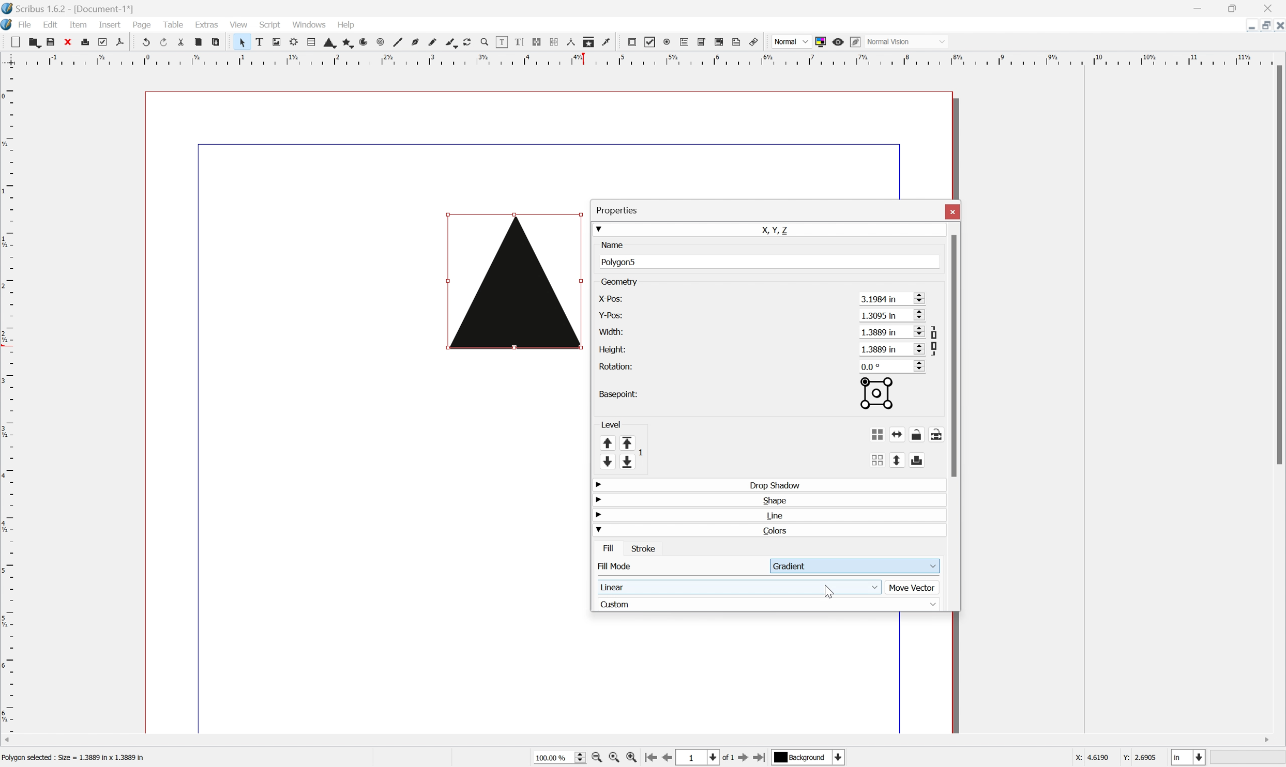 The height and width of the screenshot is (767, 1286). What do you see at coordinates (650, 40) in the screenshot?
I see `PDF checkbox` at bounding box center [650, 40].